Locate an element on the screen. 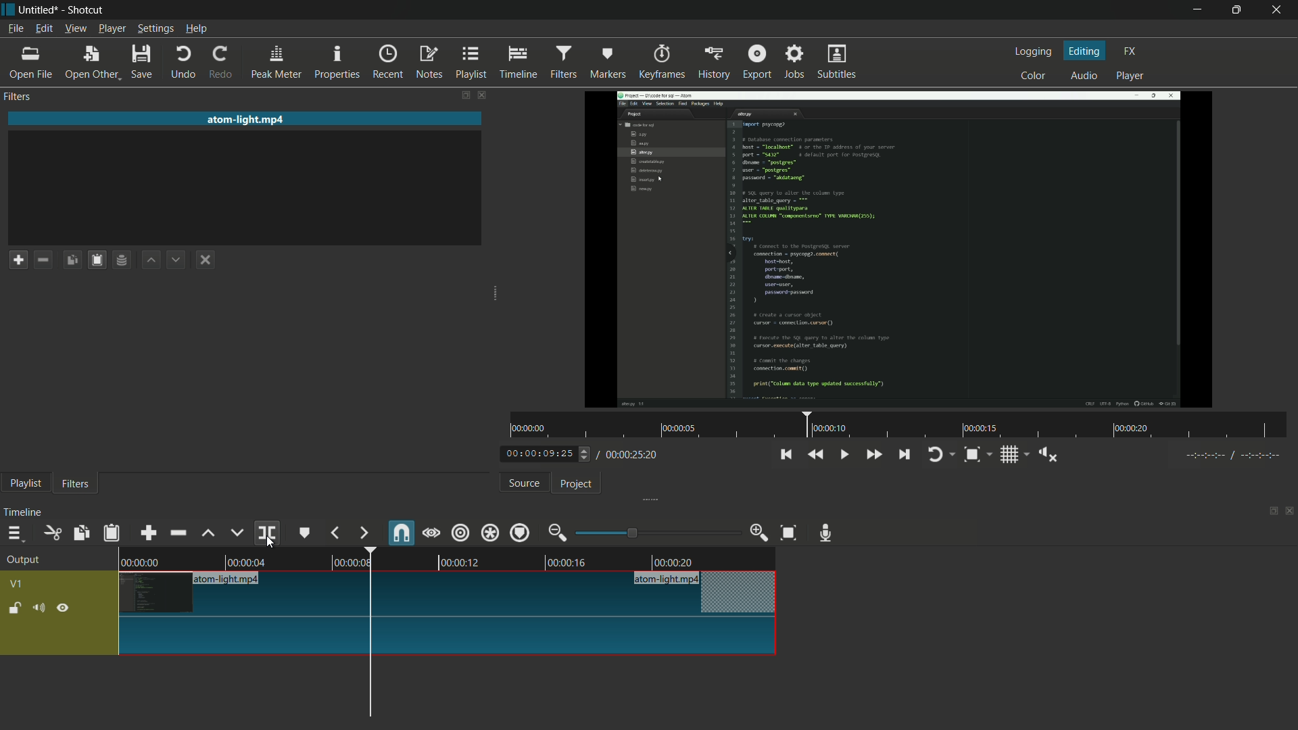   is located at coordinates (449, 637).